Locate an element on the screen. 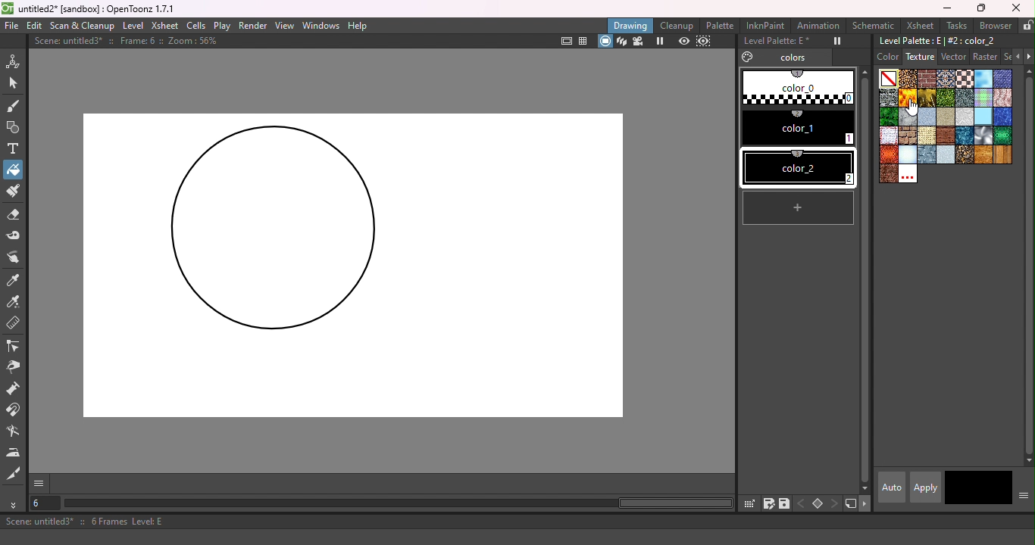  click & drag palette into studio palette is located at coordinates (749, 503).